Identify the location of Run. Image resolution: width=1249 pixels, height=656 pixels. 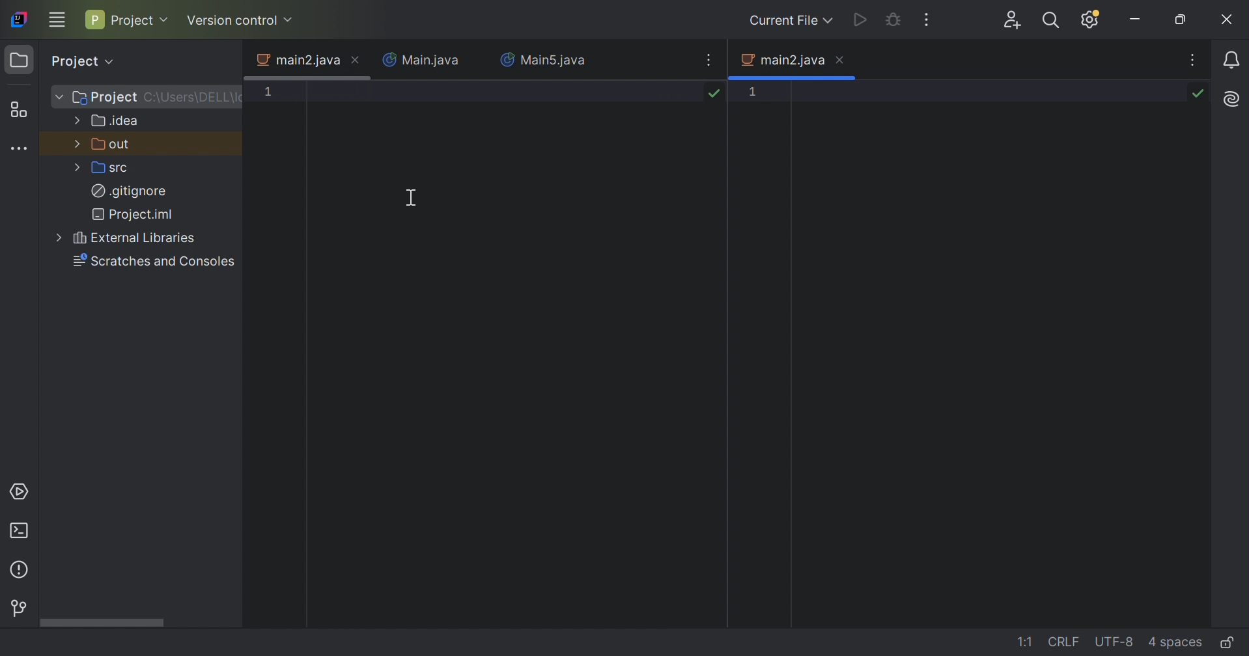
(863, 20).